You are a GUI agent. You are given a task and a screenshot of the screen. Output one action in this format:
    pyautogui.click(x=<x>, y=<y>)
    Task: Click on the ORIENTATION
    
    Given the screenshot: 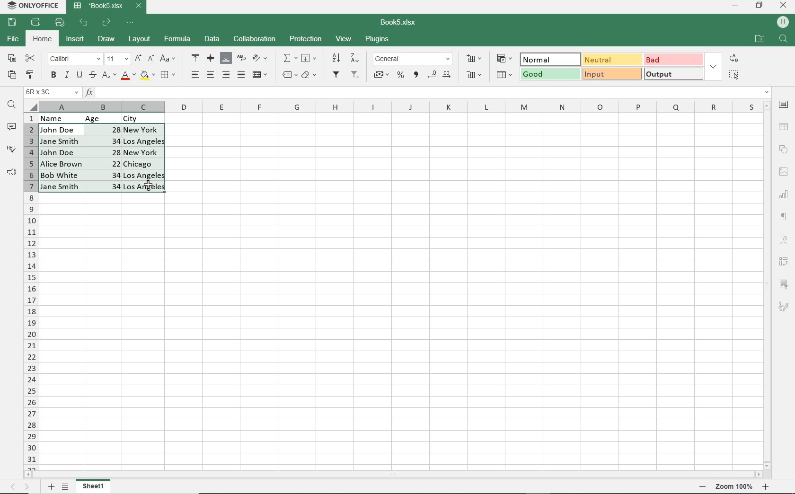 What is the action you would take?
    pyautogui.click(x=261, y=59)
    